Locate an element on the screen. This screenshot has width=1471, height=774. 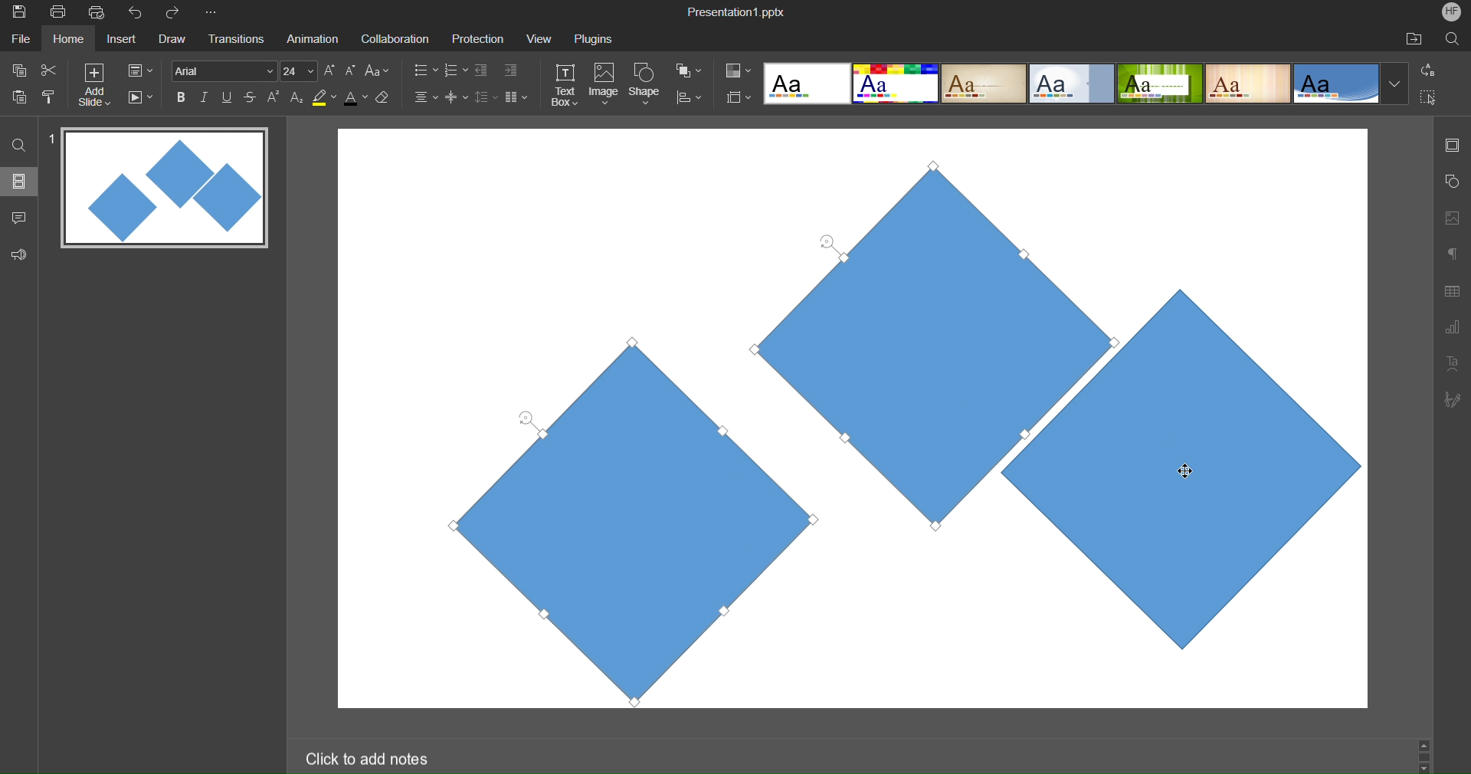
support is located at coordinates (23, 253).